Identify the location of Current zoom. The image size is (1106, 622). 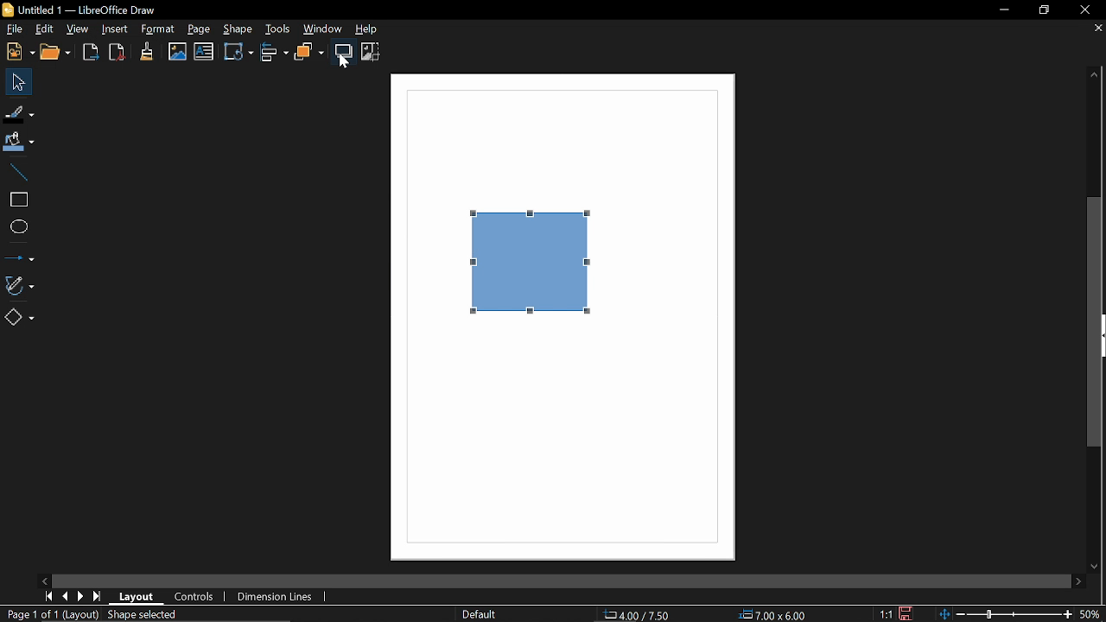
(1007, 615).